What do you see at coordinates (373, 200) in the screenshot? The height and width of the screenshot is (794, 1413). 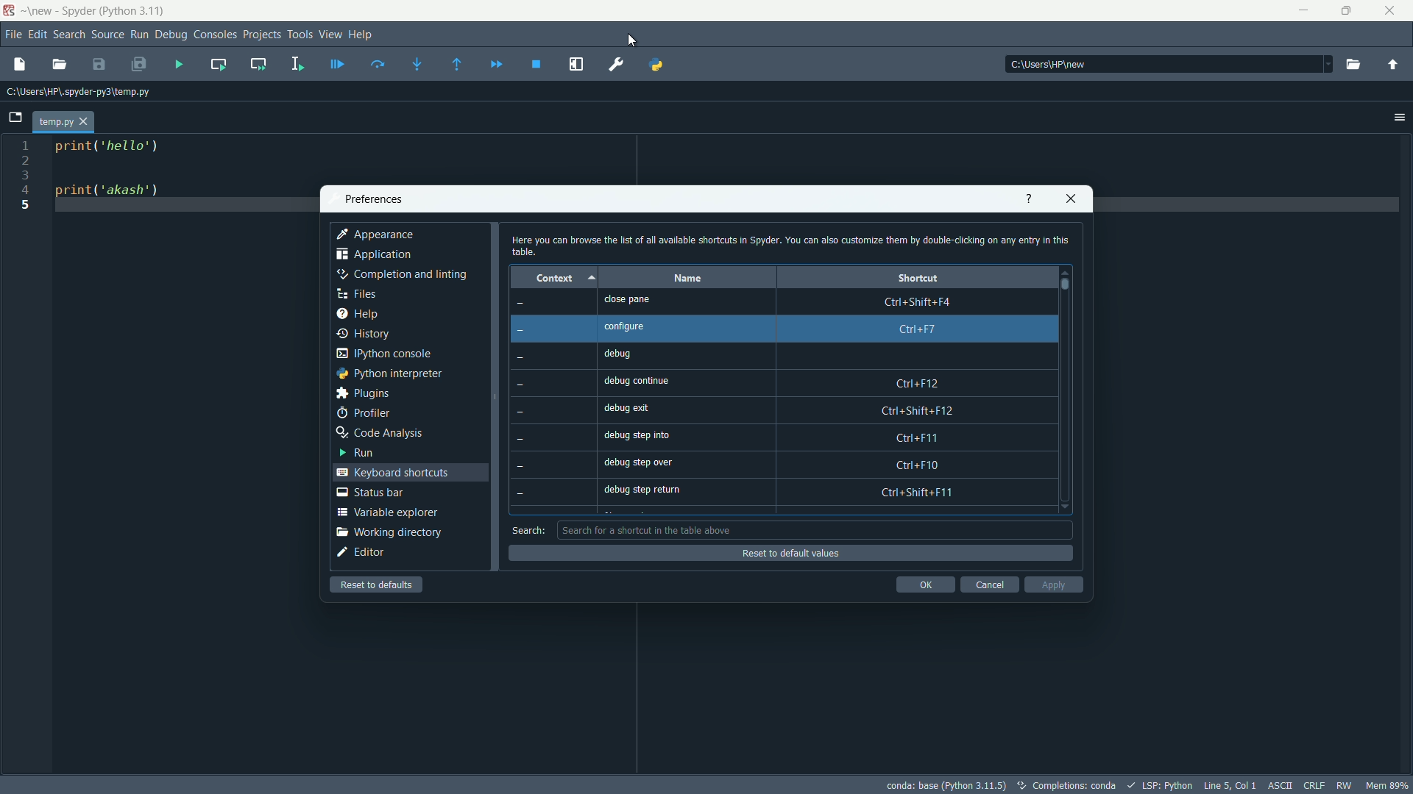 I see `preferences` at bounding box center [373, 200].